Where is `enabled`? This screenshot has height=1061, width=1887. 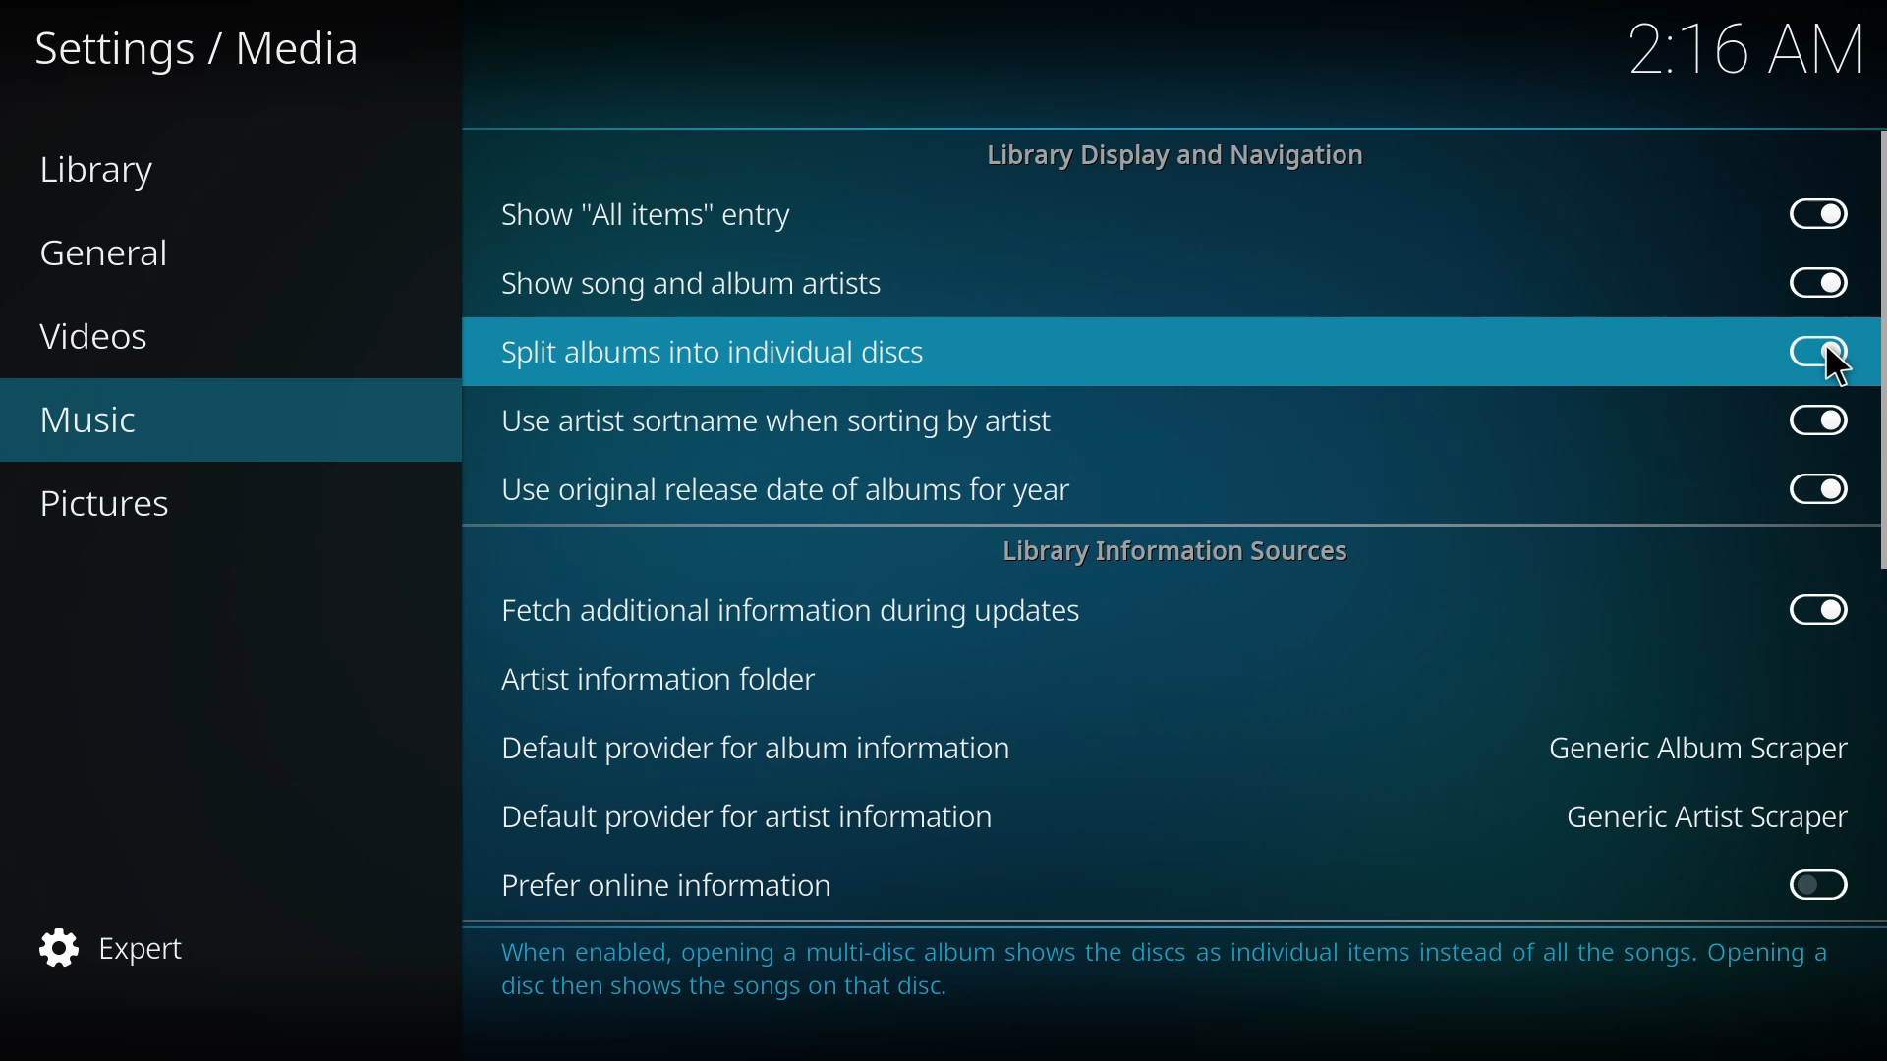 enabled is located at coordinates (1816, 886).